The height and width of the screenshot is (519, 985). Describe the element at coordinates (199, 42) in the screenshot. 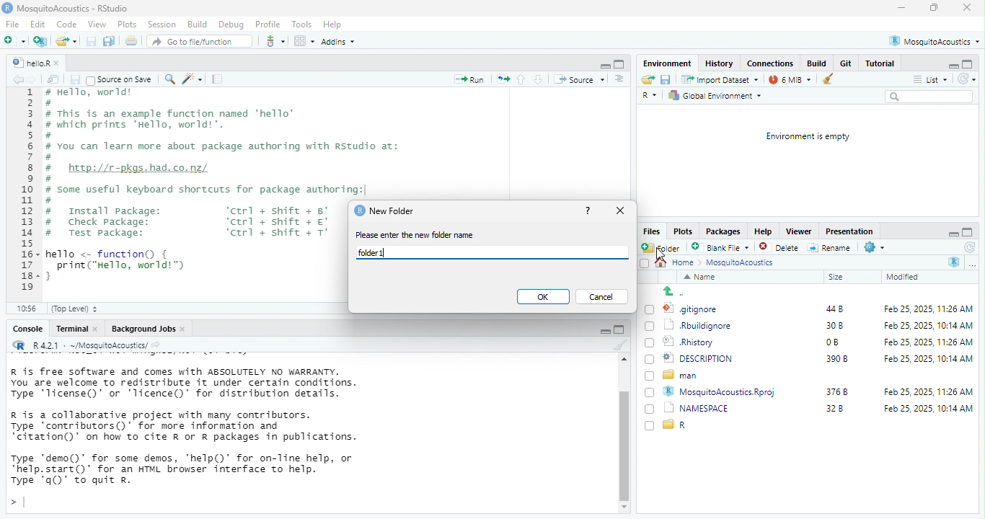

I see ` Go to file/function` at that location.